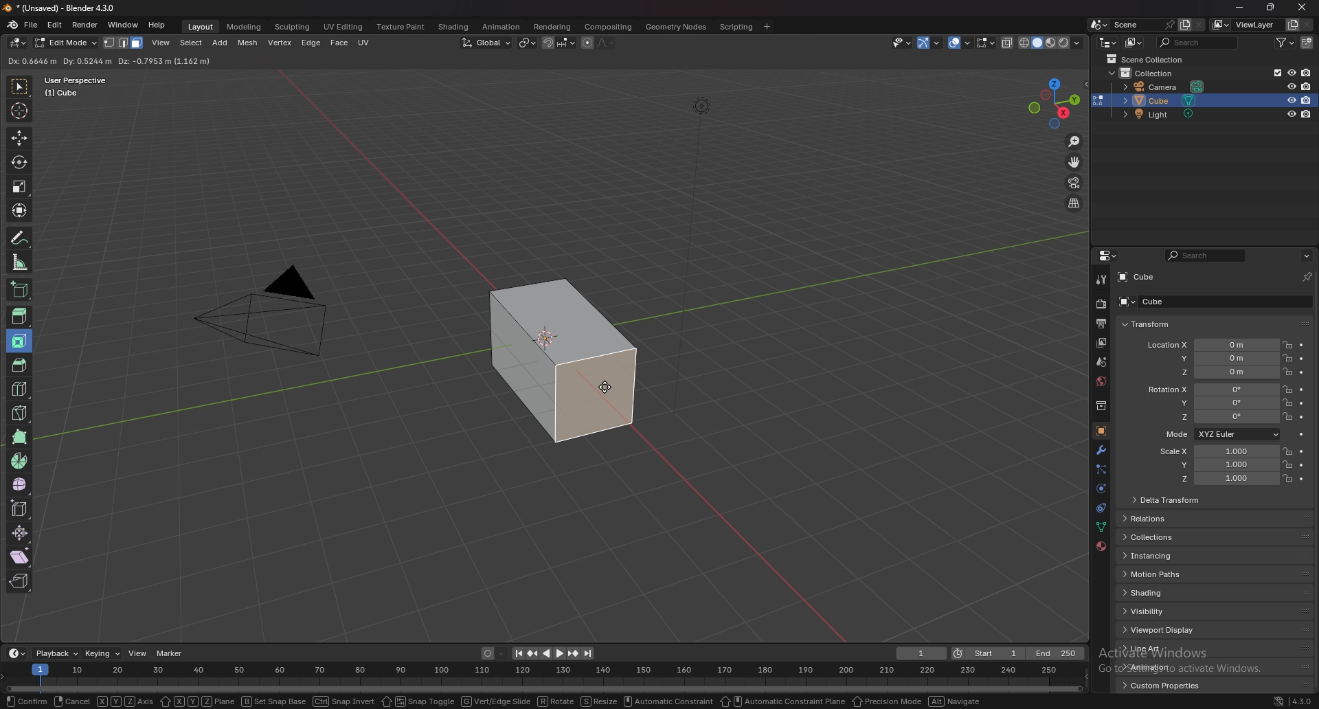 Image resolution: width=1319 pixels, height=709 pixels. I want to click on lock, so click(1287, 403).